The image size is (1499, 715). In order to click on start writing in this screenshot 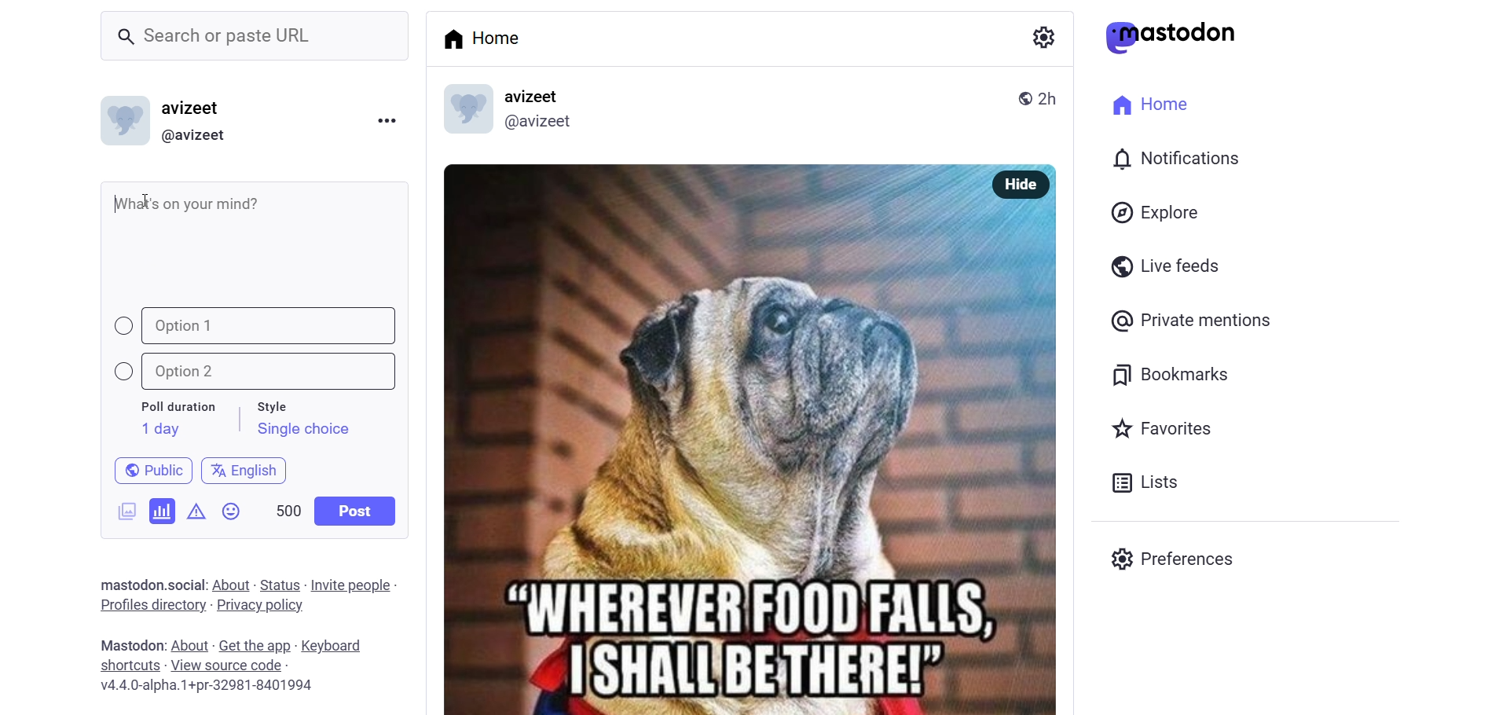, I will do `click(118, 201)`.